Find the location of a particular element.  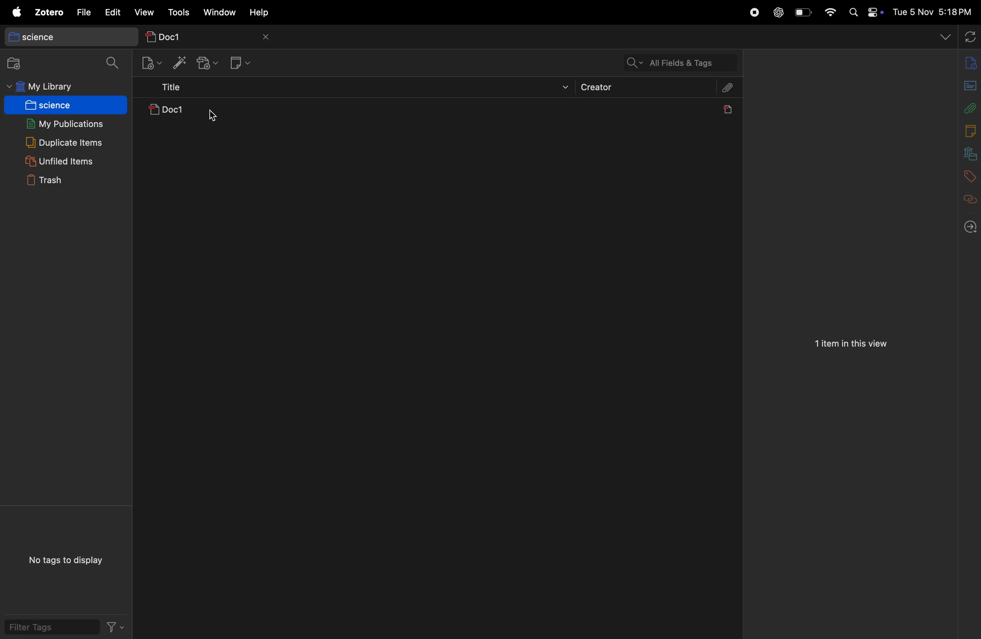

 1 item in this view is located at coordinates (850, 345).